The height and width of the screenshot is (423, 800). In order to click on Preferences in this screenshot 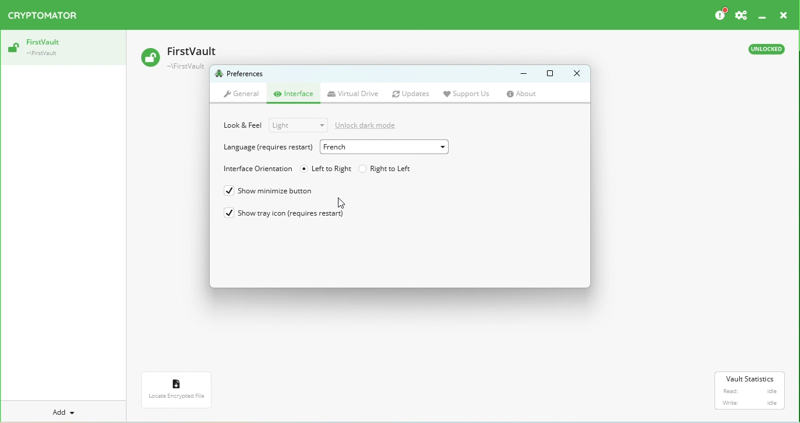, I will do `click(741, 15)`.